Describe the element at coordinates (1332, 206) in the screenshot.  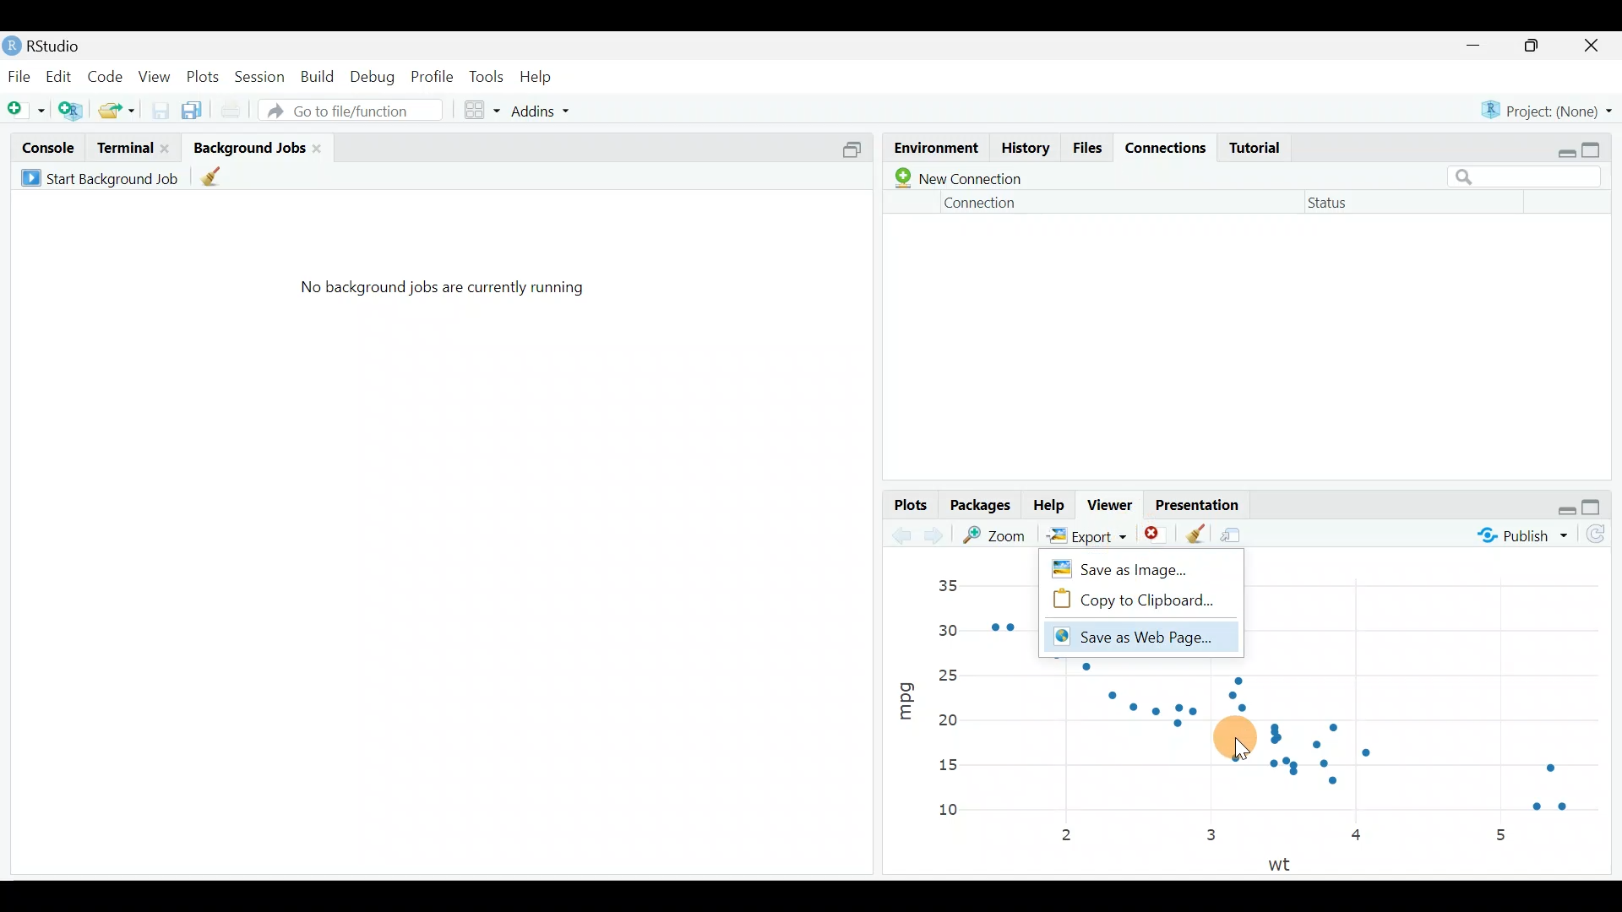
I see `Status` at that location.